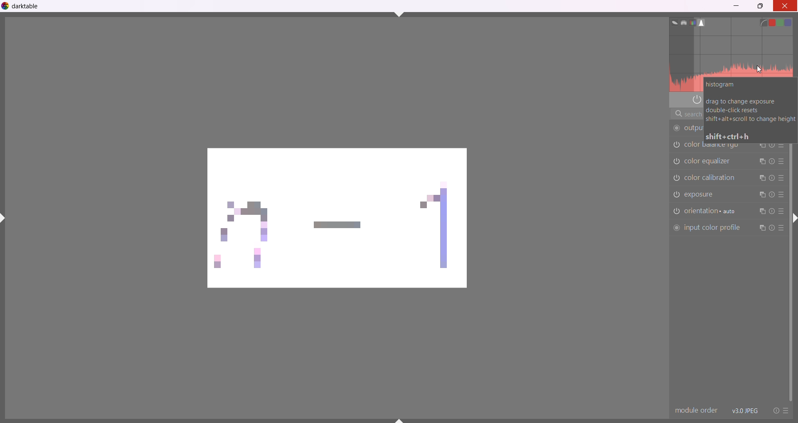 The height and width of the screenshot is (423, 798). What do you see at coordinates (399, 14) in the screenshot?
I see `shift+ctrl+t` at bounding box center [399, 14].